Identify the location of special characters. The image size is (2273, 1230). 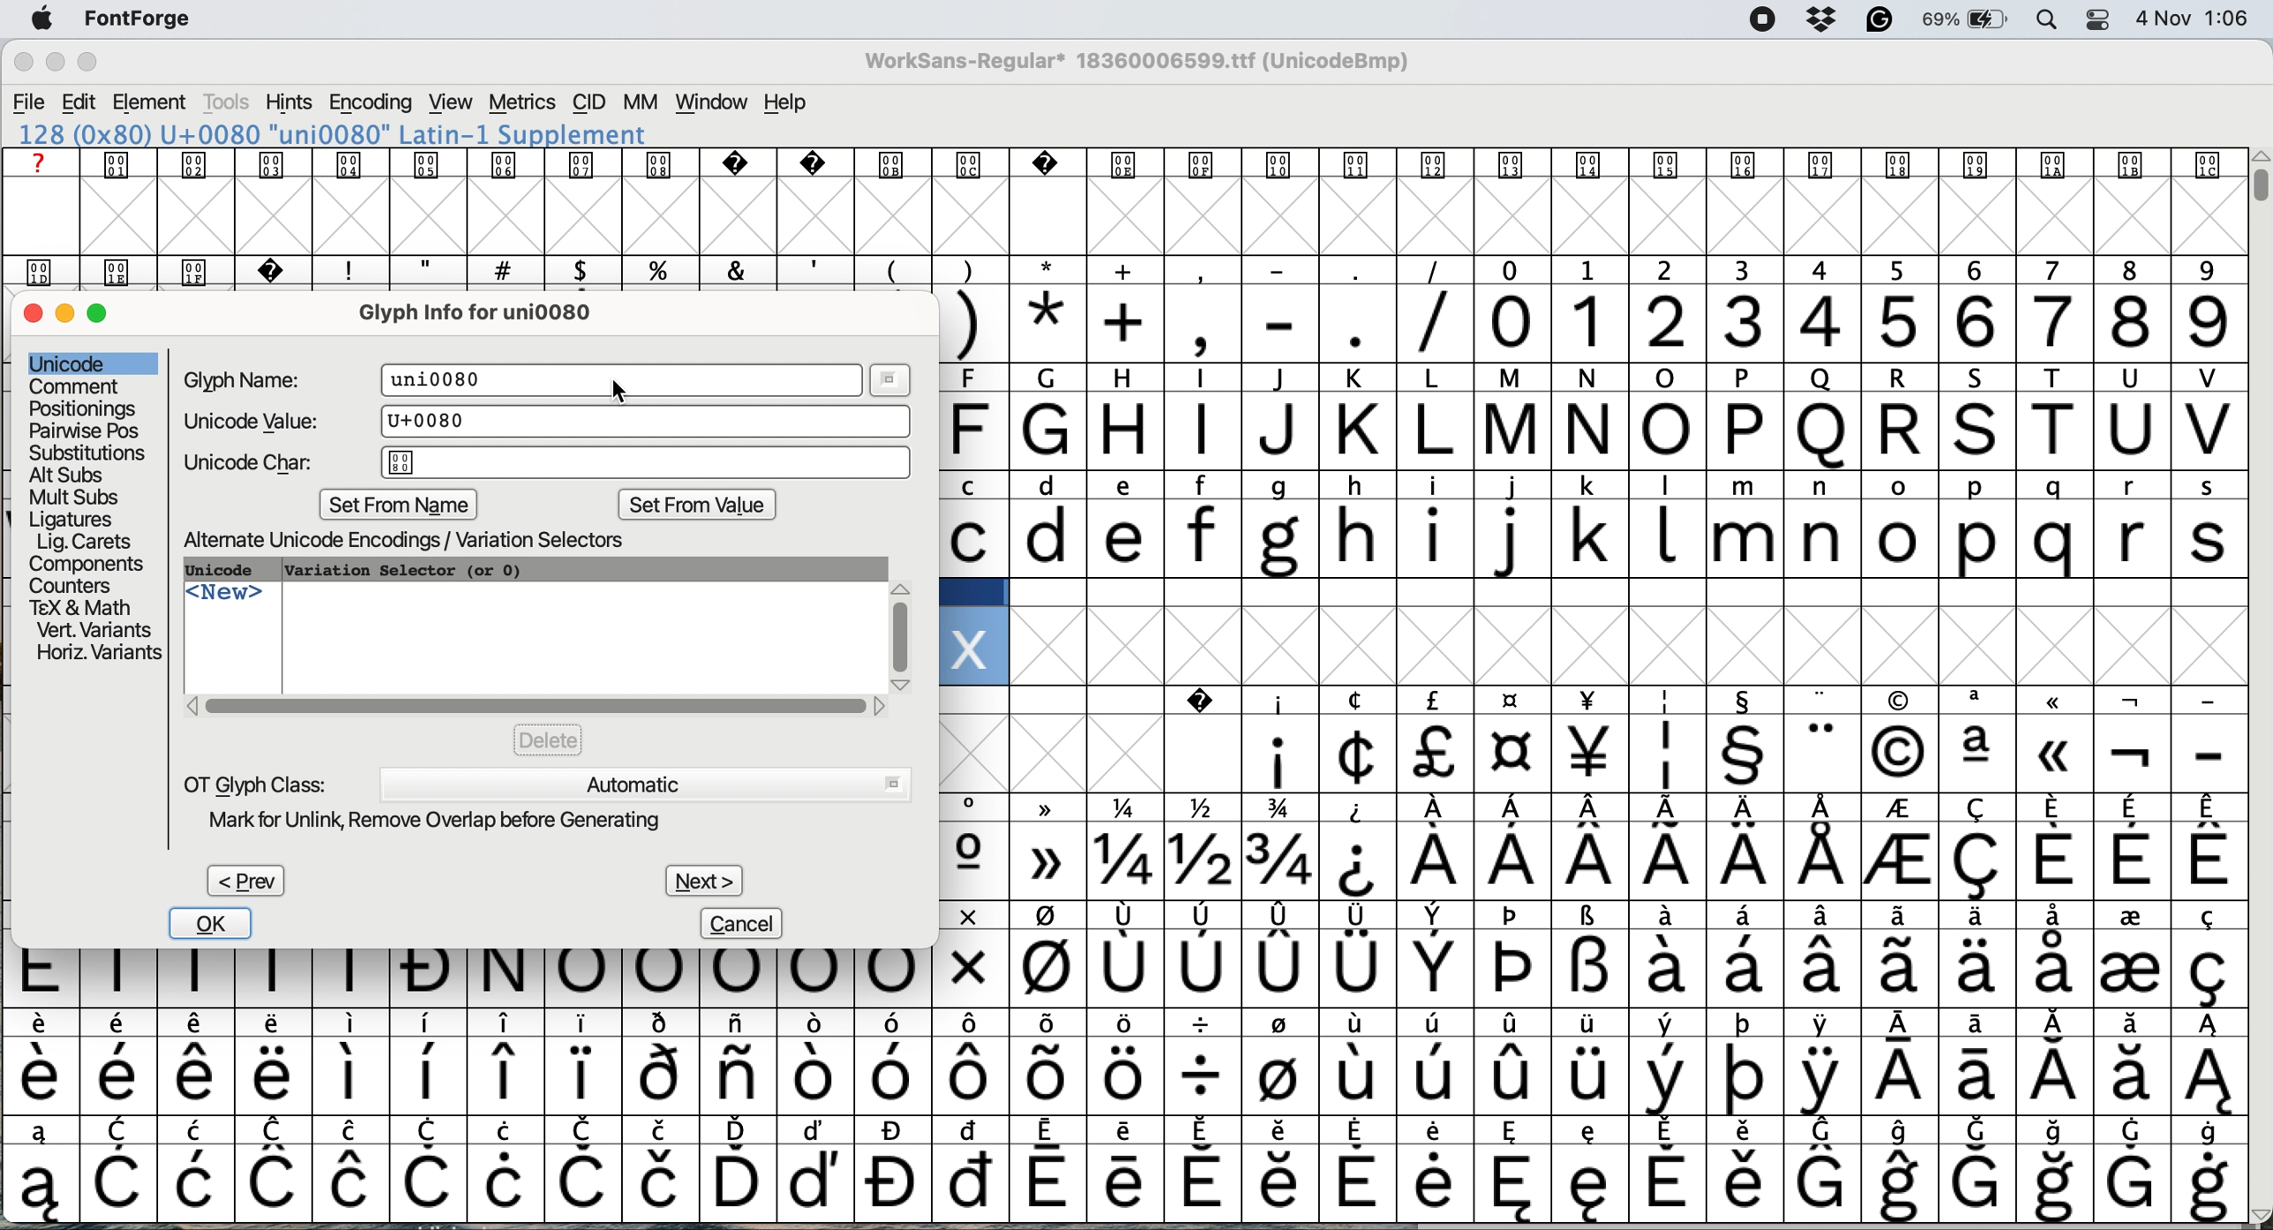
(1115, 1076).